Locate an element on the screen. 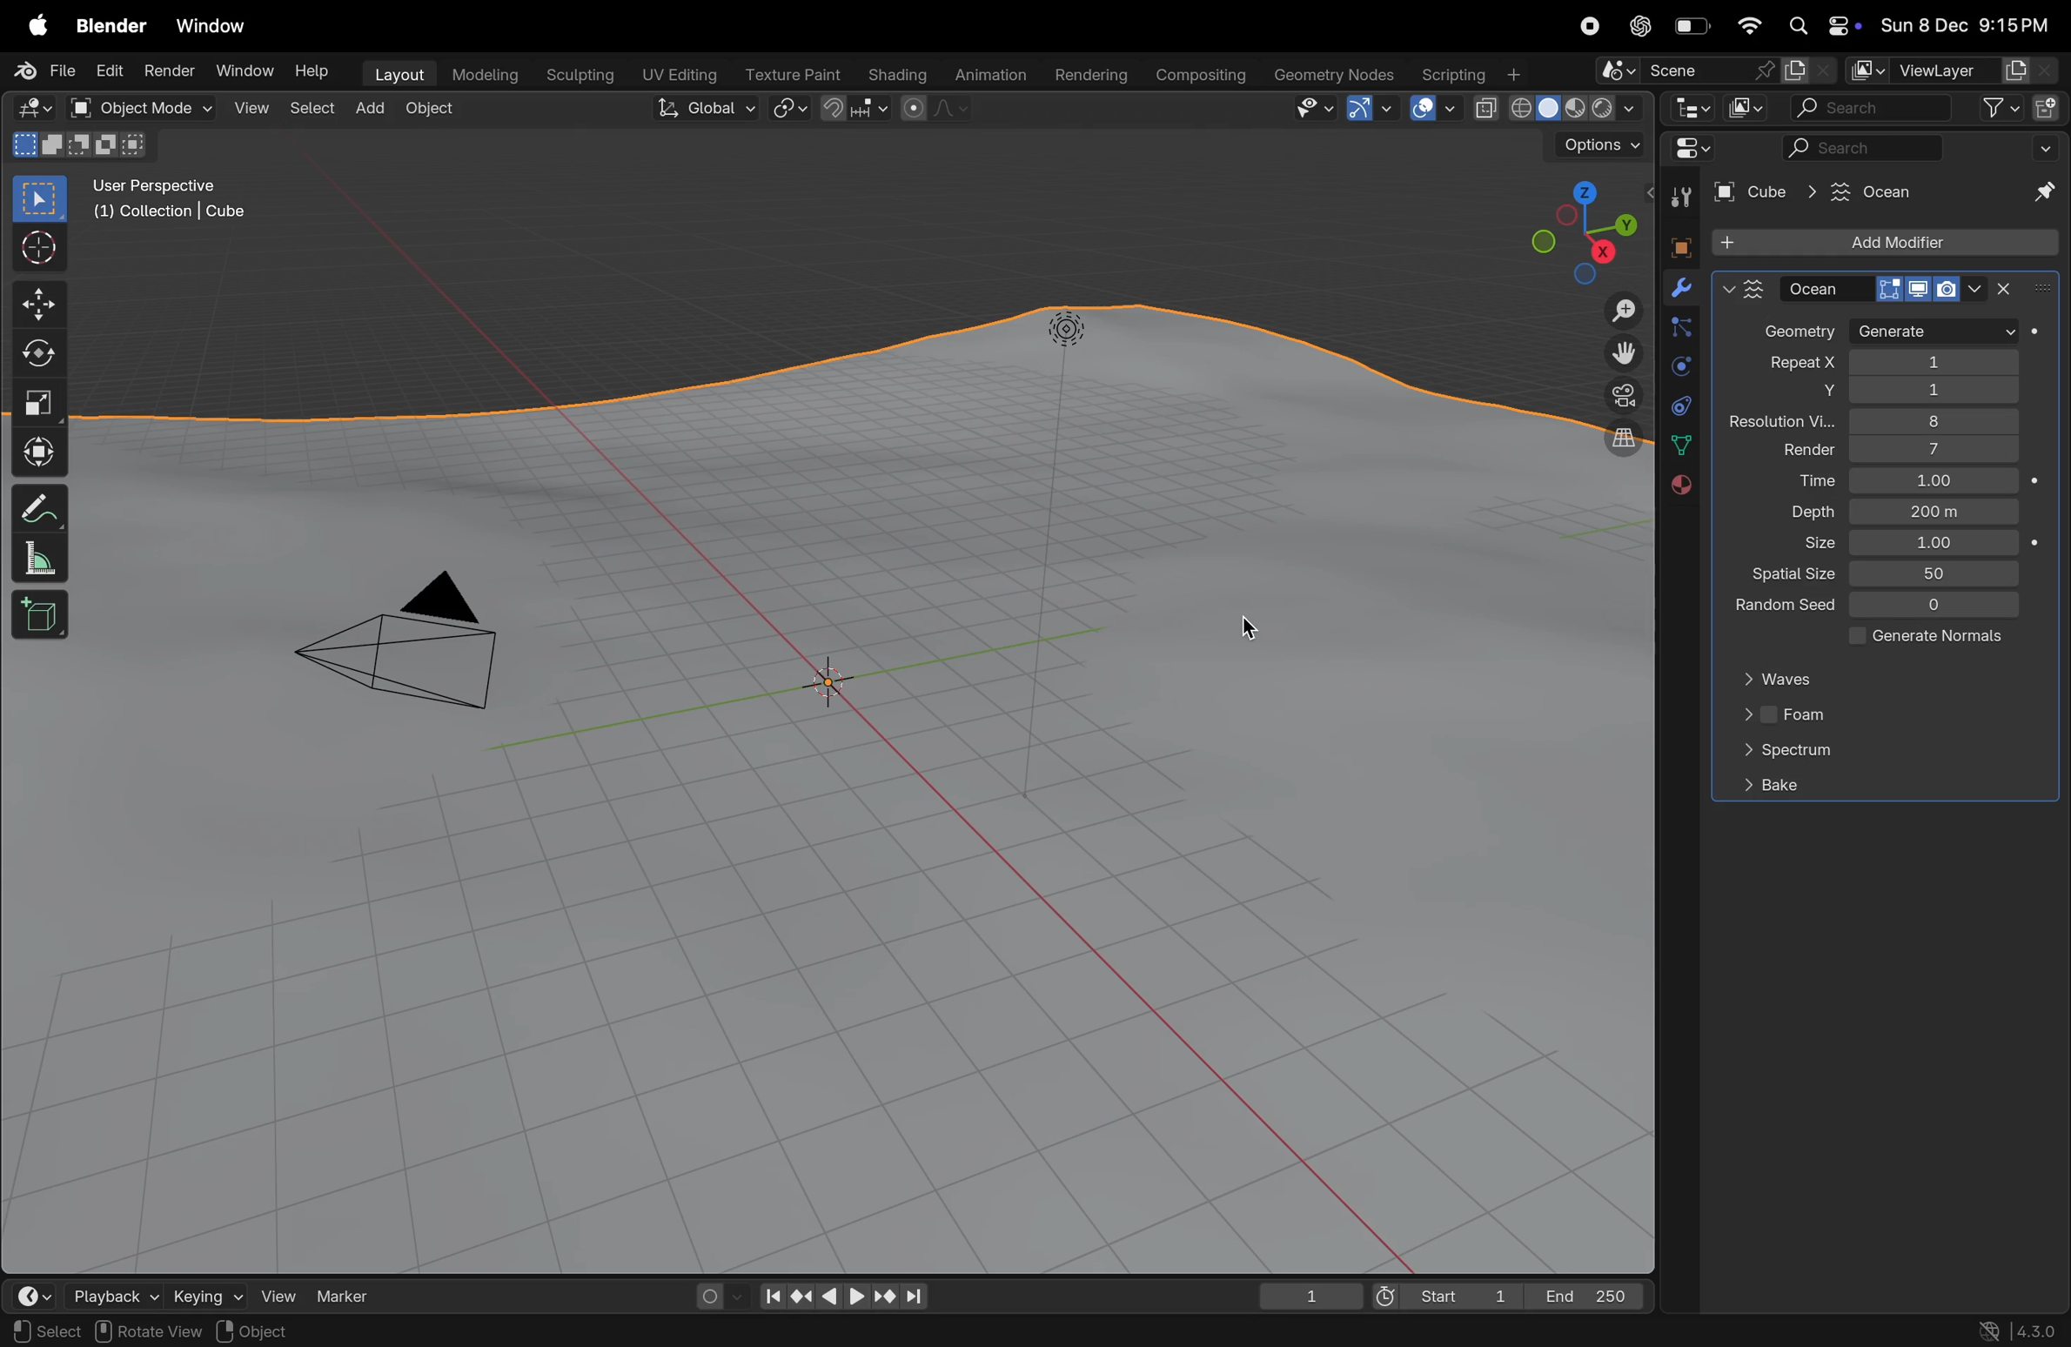 This screenshot has width=2071, height=1347. drop down is located at coordinates (2049, 147).